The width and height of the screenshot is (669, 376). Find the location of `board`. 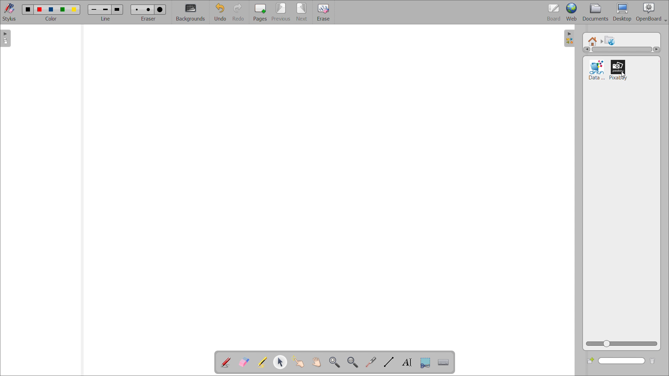

board is located at coordinates (554, 12).